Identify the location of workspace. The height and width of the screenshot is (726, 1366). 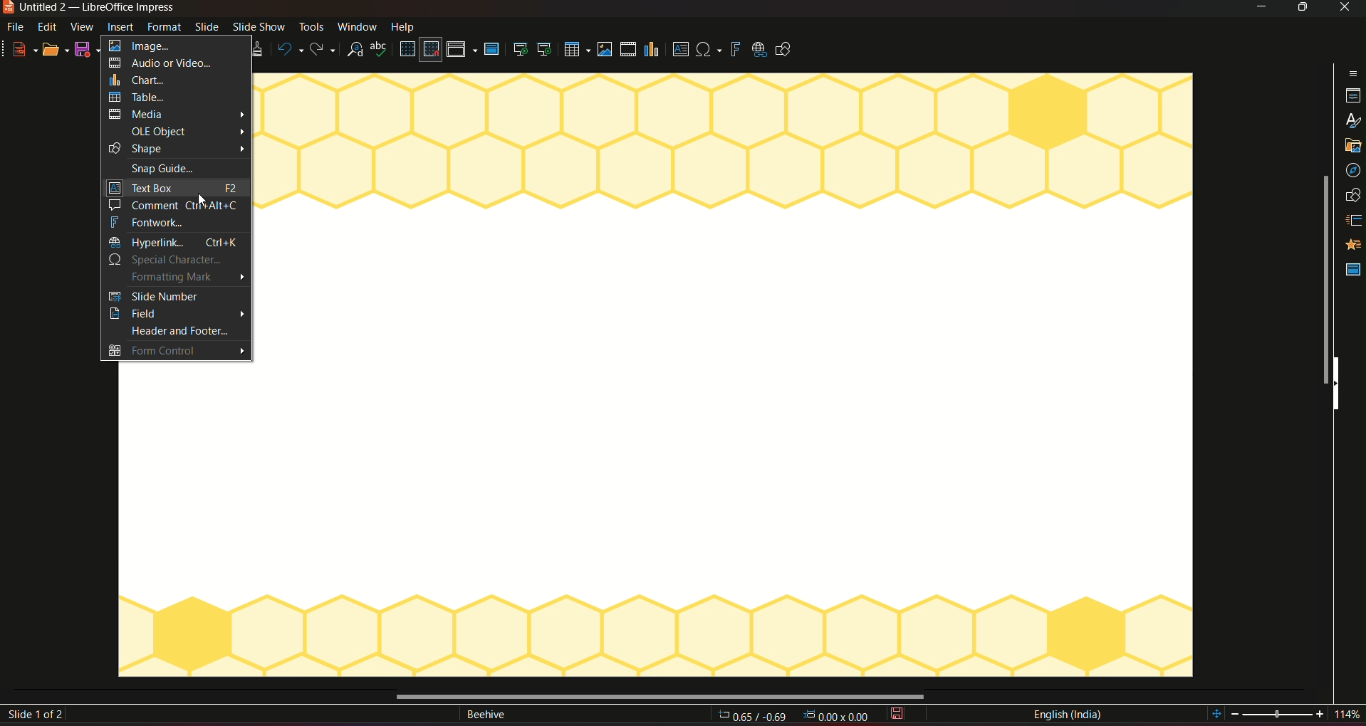
(728, 375).